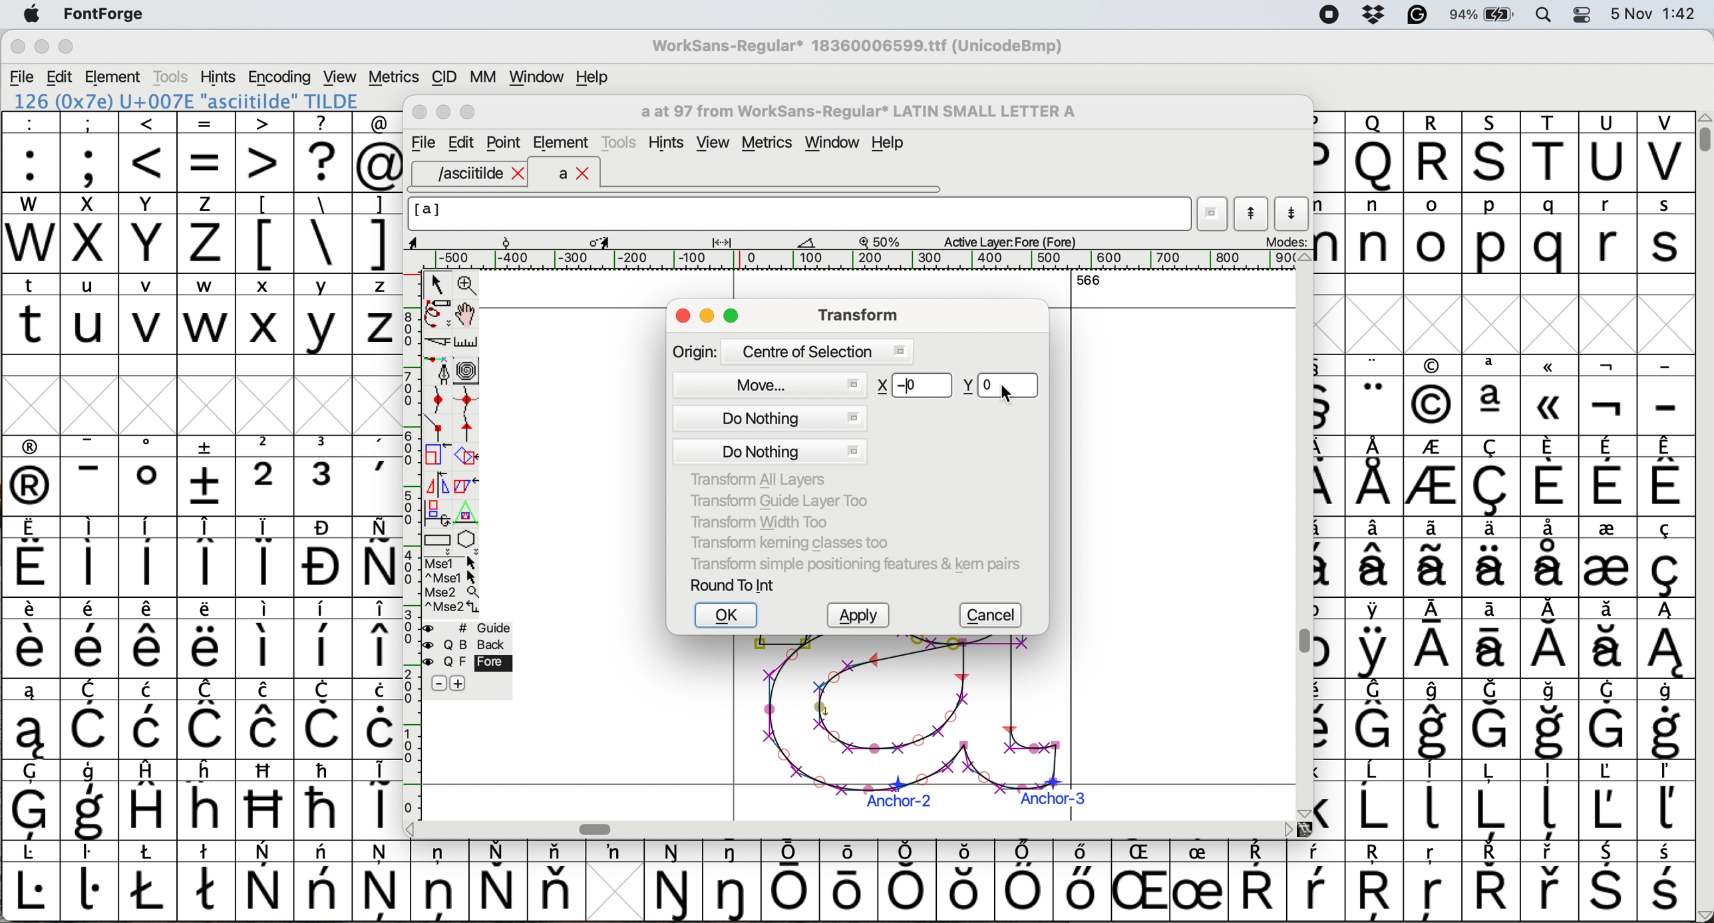 The height and width of the screenshot is (923, 1714). What do you see at coordinates (1375, 719) in the screenshot?
I see `symbol` at bounding box center [1375, 719].